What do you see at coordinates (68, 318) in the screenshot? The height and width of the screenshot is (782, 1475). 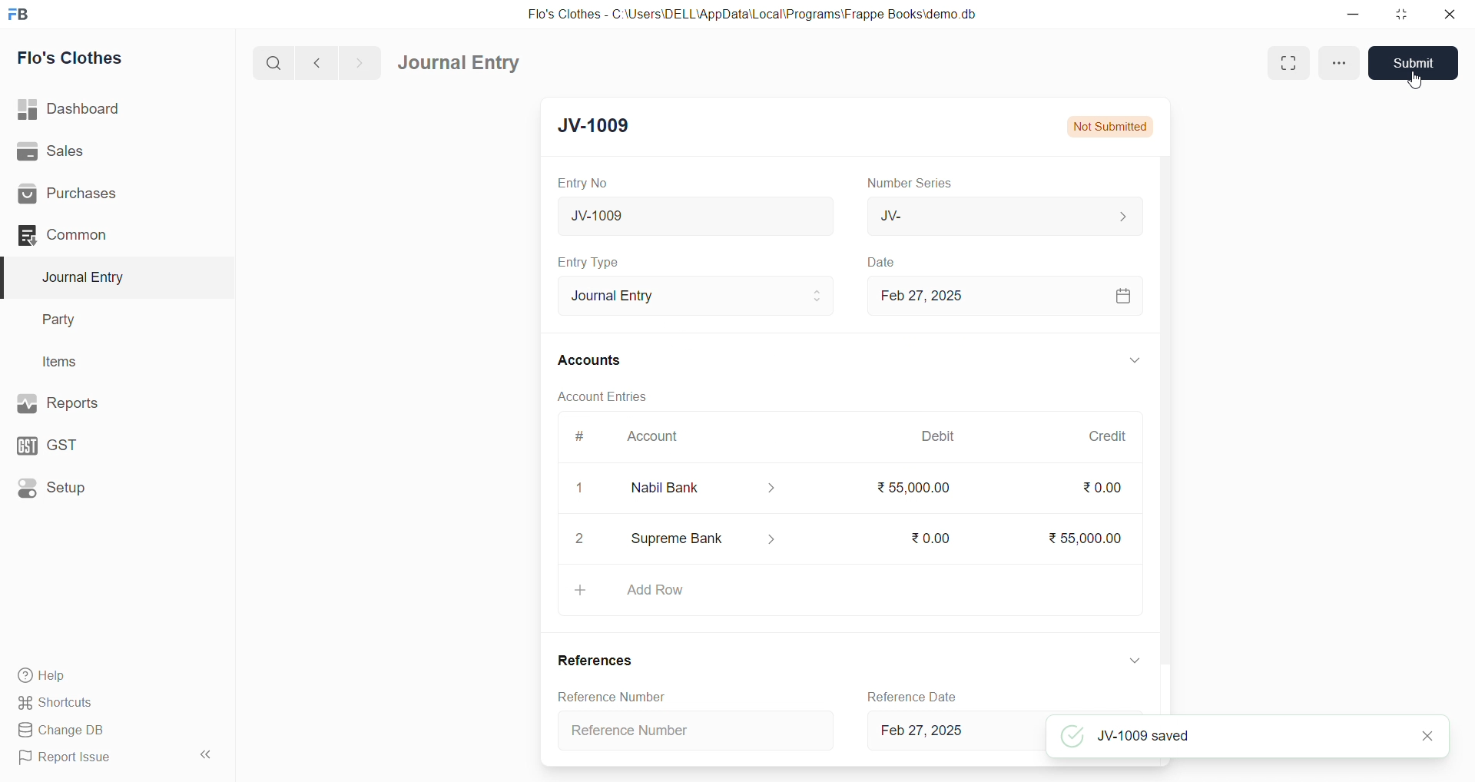 I see `Party` at bounding box center [68, 318].